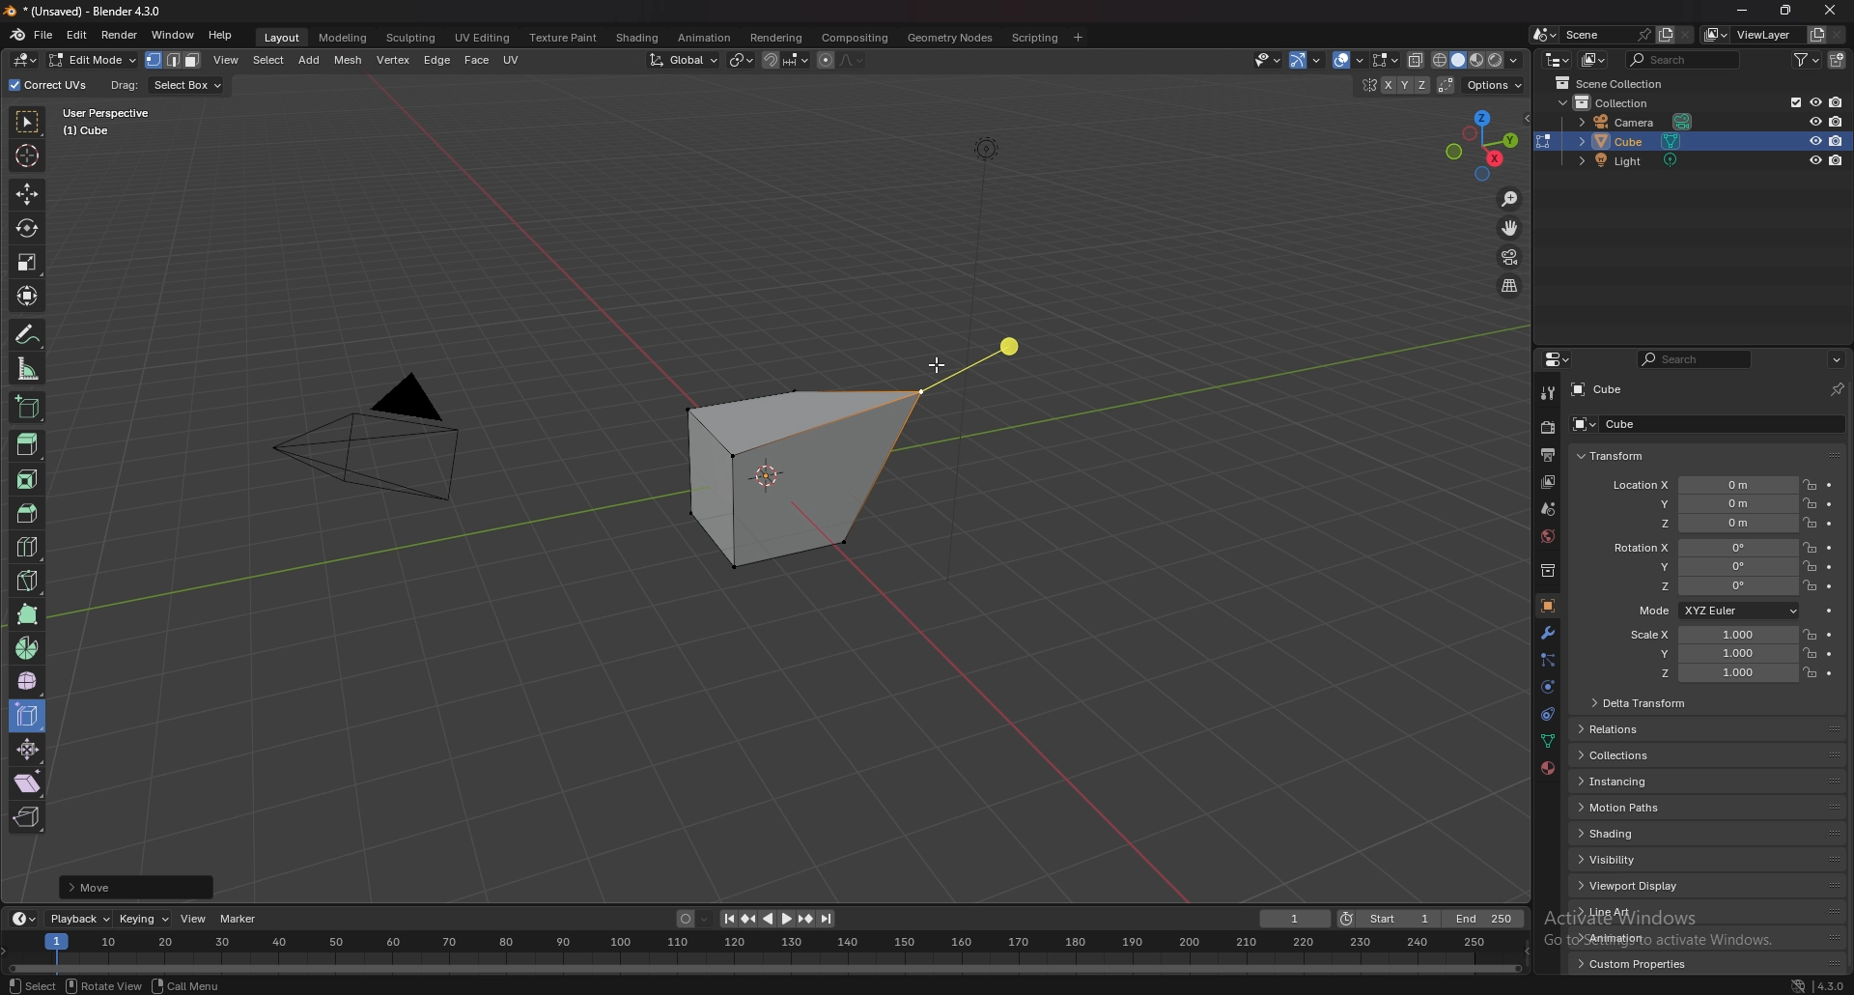  What do you see at coordinates (1837, 358) in the screenshot?
I see `options` at bounding box center [1837, 358].